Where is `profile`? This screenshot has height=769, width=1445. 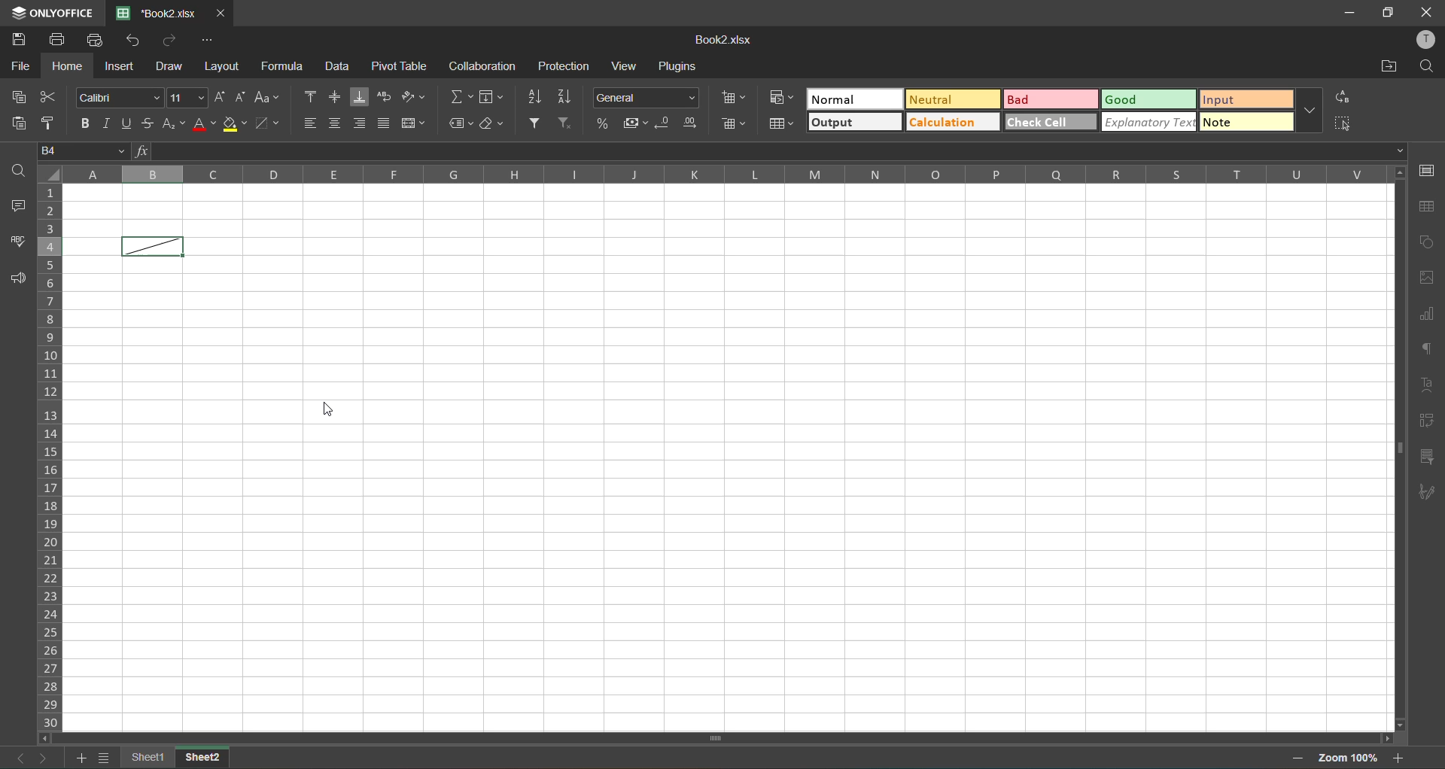
profile is located at coordinates (1425, 41).